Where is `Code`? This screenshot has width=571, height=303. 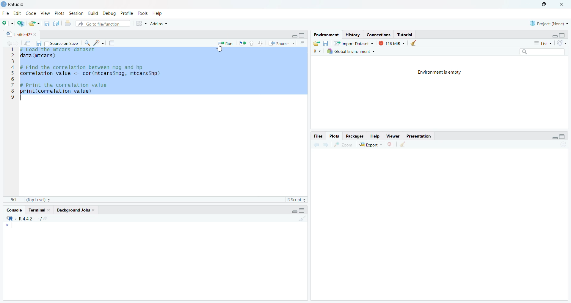
Code is located at coordinates (31, 14).